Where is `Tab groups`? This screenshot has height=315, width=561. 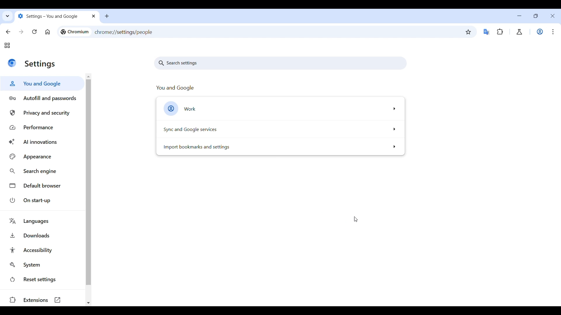 Tab groups is located at coordinates (7, 45).